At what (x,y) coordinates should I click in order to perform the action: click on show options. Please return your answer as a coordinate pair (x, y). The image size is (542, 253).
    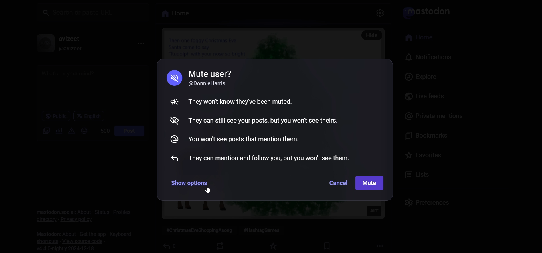
    Looking at the image, I should click on (188, 181).